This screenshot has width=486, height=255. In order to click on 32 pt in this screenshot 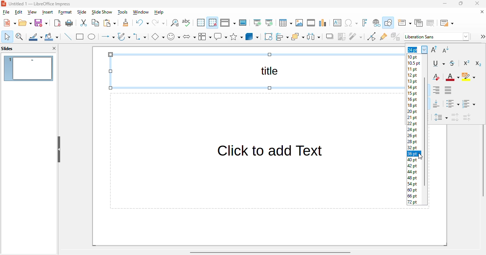, I will do `click(412, 147)`.